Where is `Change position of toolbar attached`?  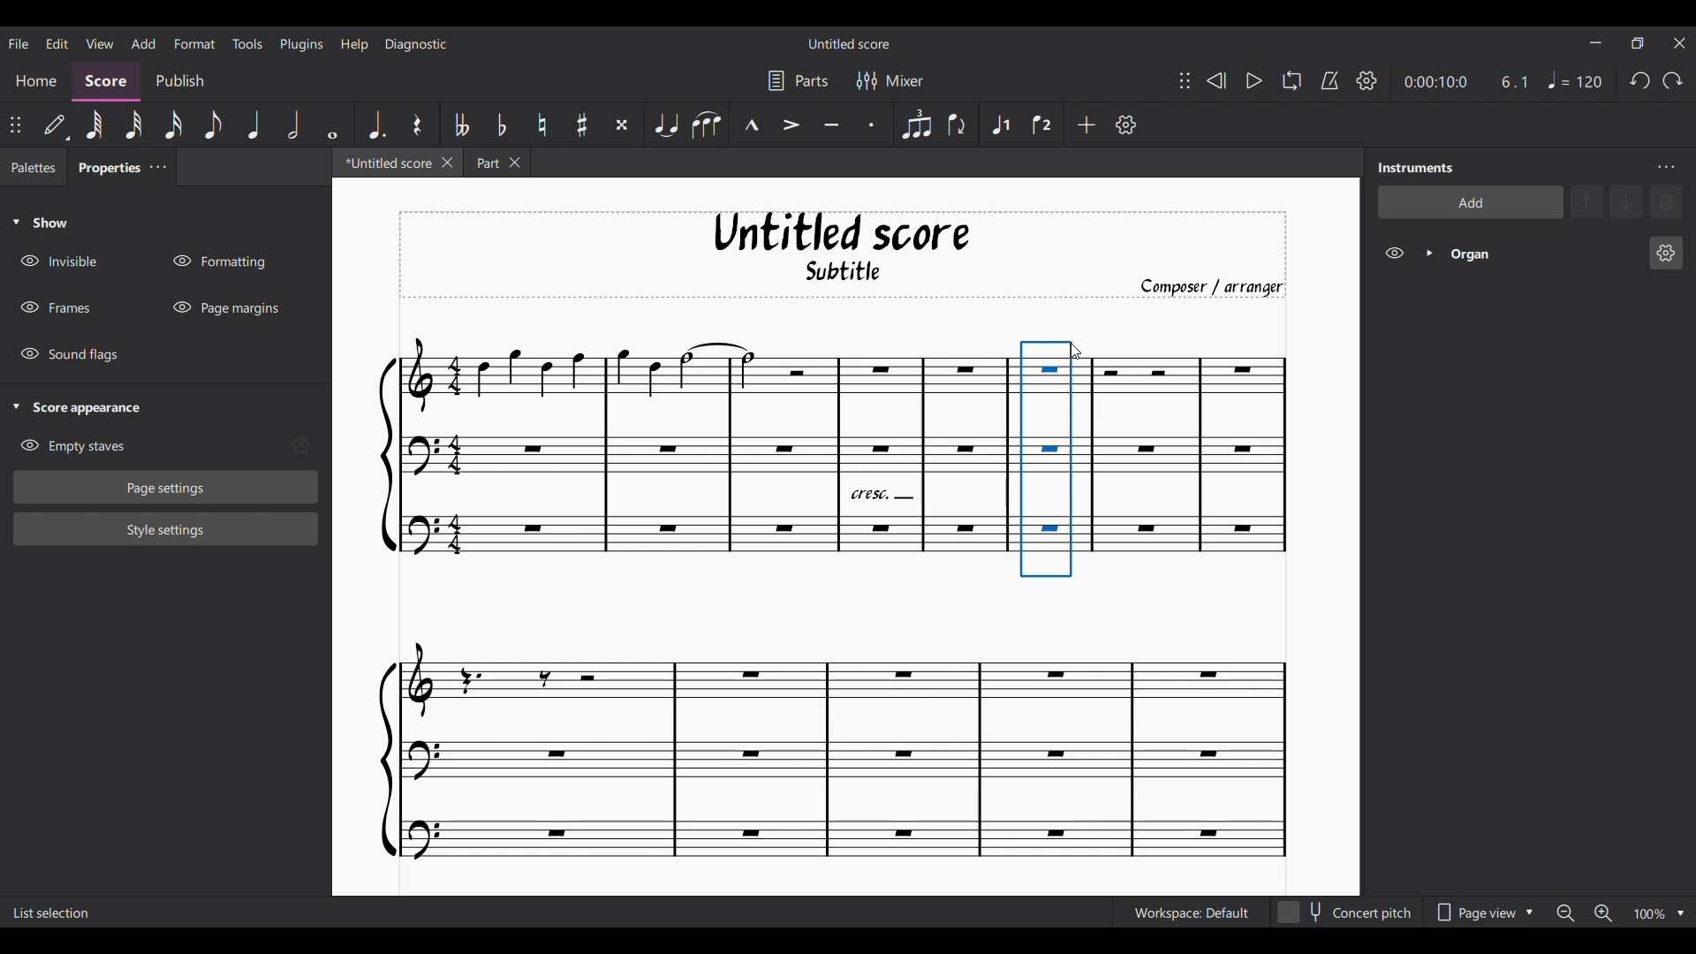
Change position of toolbar attached is located at coordinates (14, 125).